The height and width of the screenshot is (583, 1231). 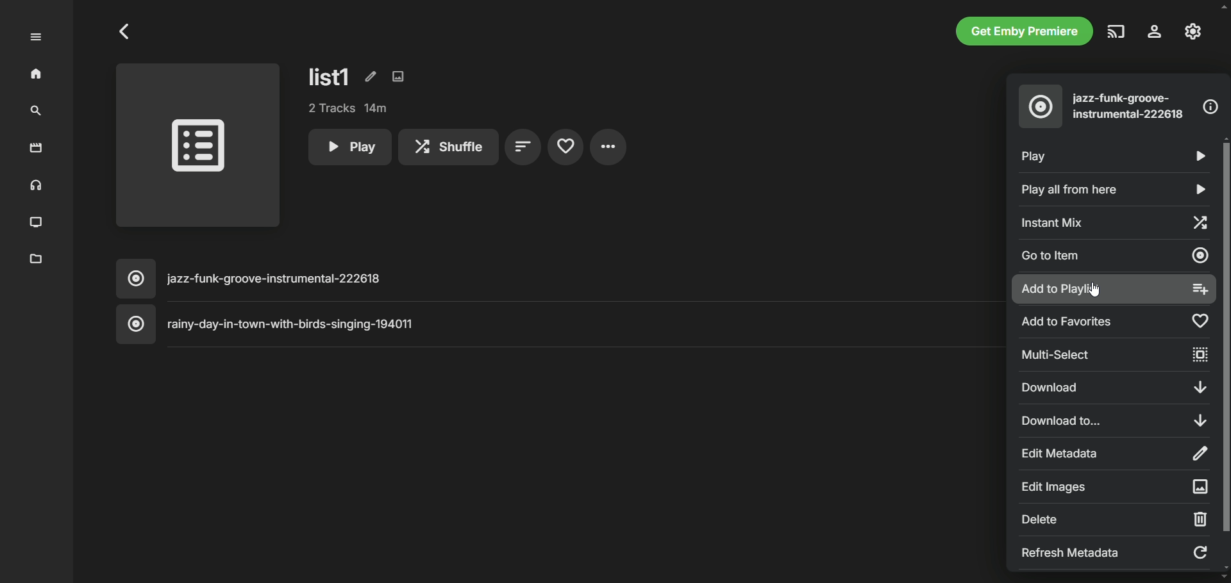 I want to click on multi-select, so click(x=1117, y=355).